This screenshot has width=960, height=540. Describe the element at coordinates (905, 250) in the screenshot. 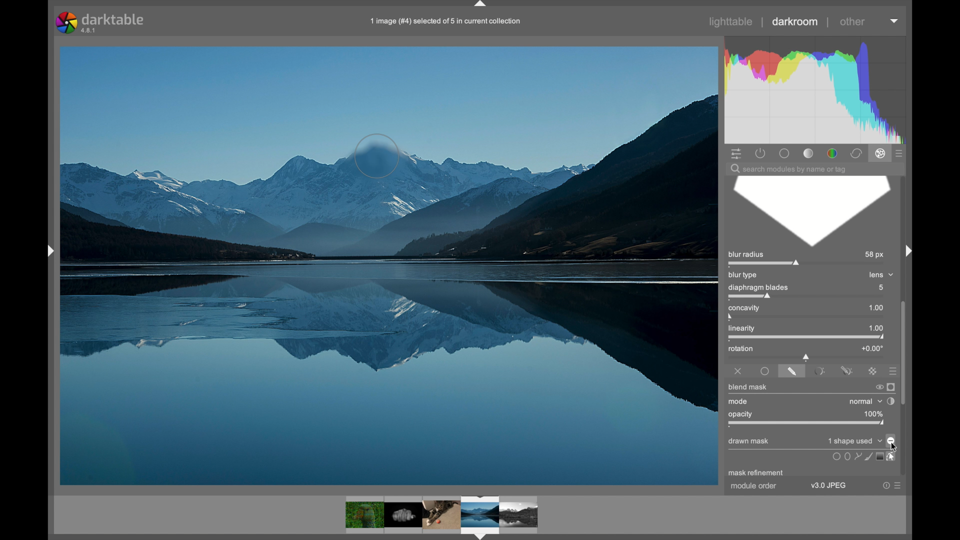

I see `drag handle` at that location.